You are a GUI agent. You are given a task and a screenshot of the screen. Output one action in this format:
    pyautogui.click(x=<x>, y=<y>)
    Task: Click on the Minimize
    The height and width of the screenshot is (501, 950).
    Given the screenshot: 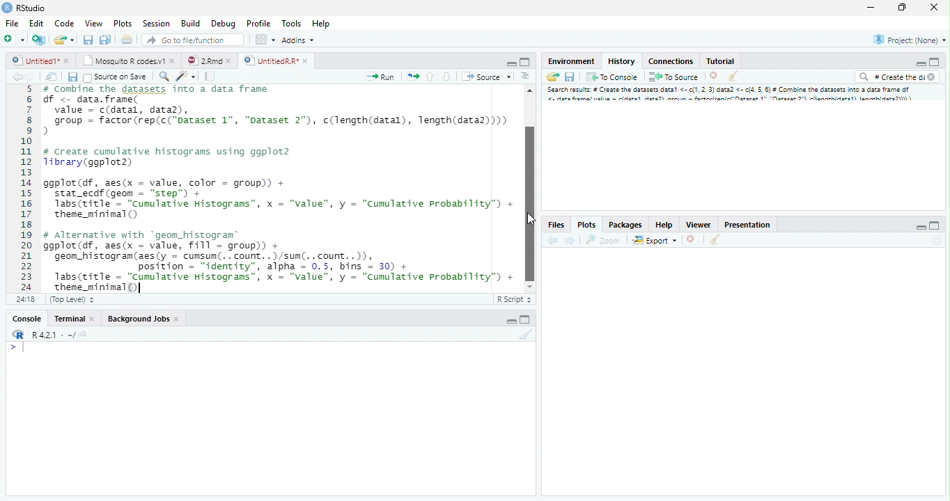 What is the action you would take?
    pyautogui.click(x=919, y=226)
    